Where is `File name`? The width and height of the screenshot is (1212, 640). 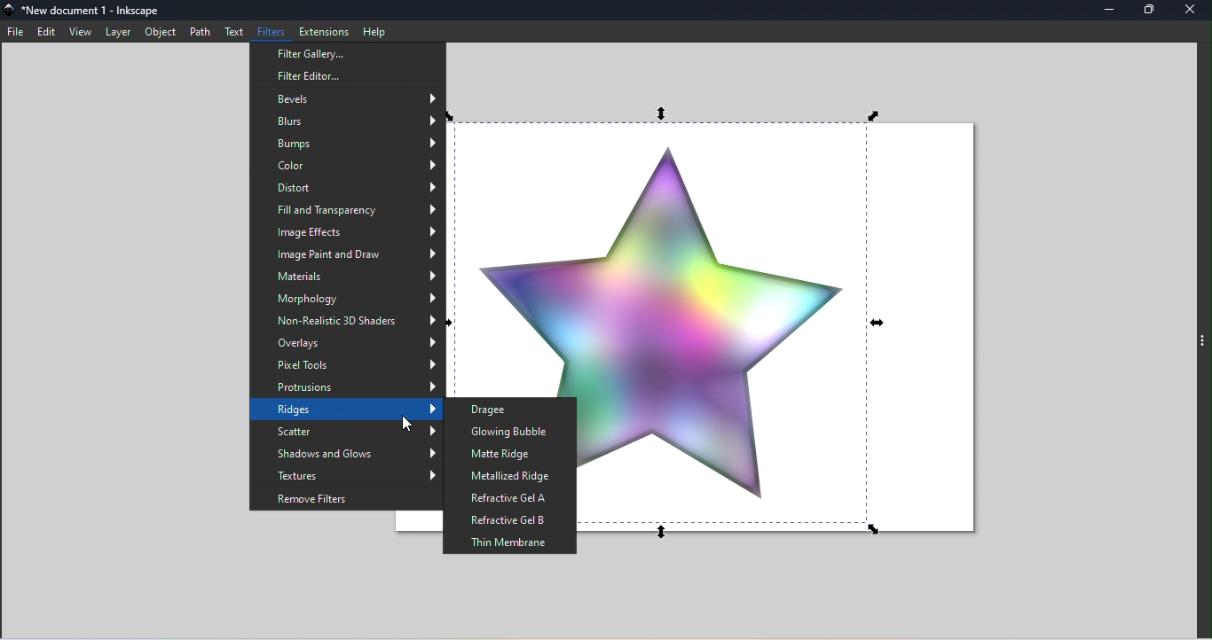
File name is located at coordinates (85, 11).